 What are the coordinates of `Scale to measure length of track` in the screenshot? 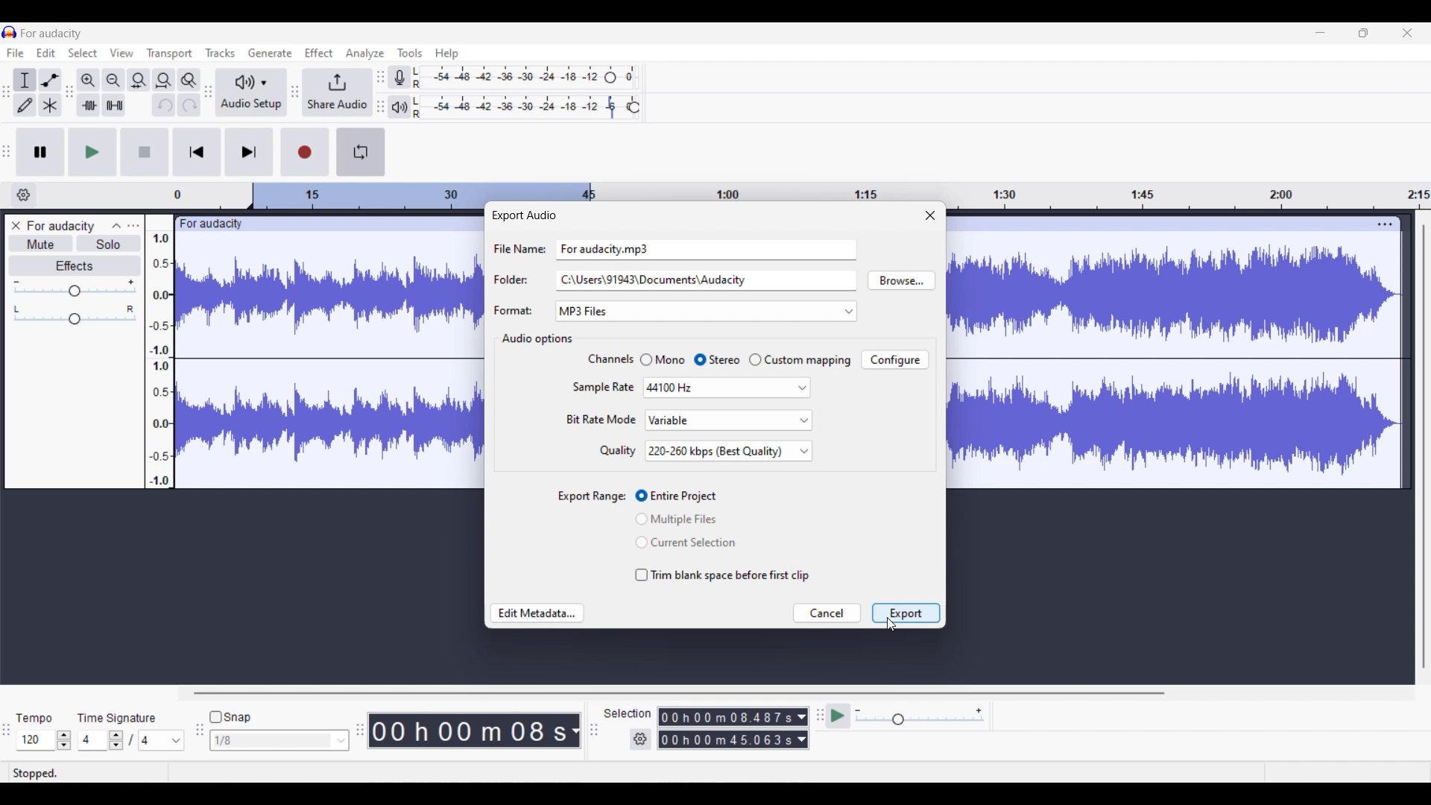 It's located at (801, 190).